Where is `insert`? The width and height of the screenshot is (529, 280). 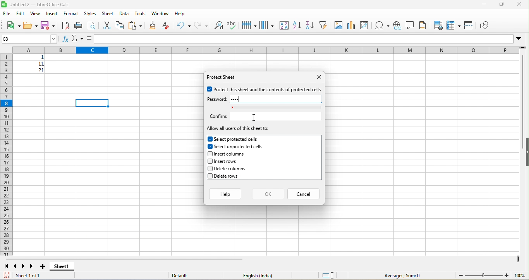 insert is located at coordinates (52, 14).